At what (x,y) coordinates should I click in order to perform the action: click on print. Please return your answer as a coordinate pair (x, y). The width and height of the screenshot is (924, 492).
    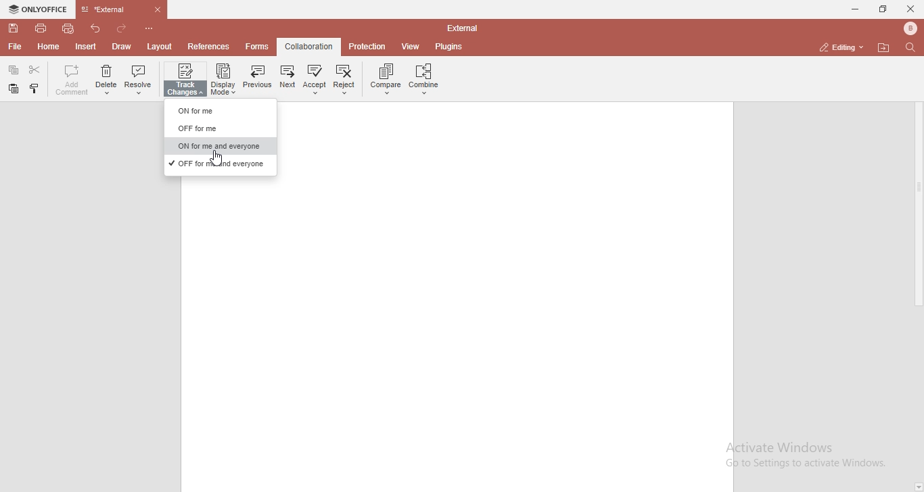
    Looking at the image, I should click on (41, 30).